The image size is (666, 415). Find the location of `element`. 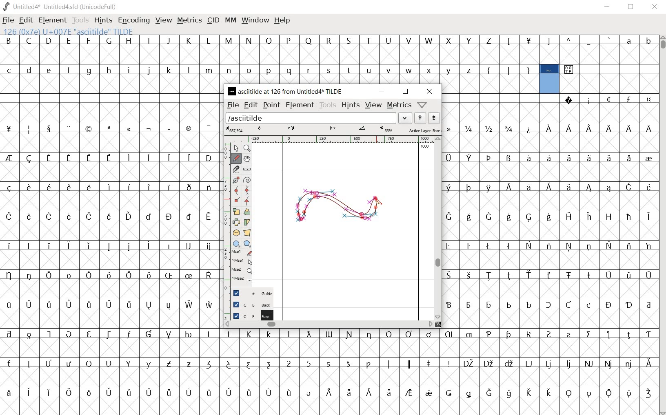

element is located at coordinates (300, 105).